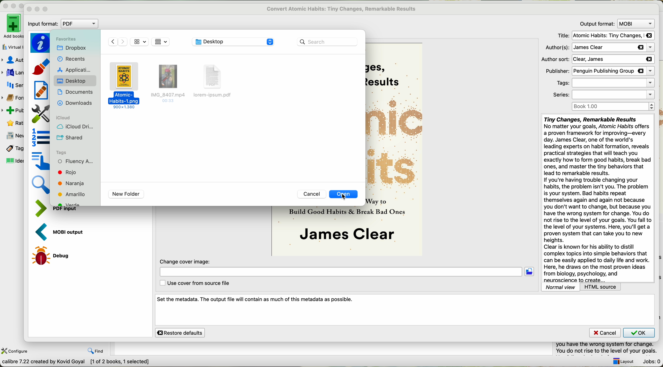  I want to click on book cover, so click(395, 149).